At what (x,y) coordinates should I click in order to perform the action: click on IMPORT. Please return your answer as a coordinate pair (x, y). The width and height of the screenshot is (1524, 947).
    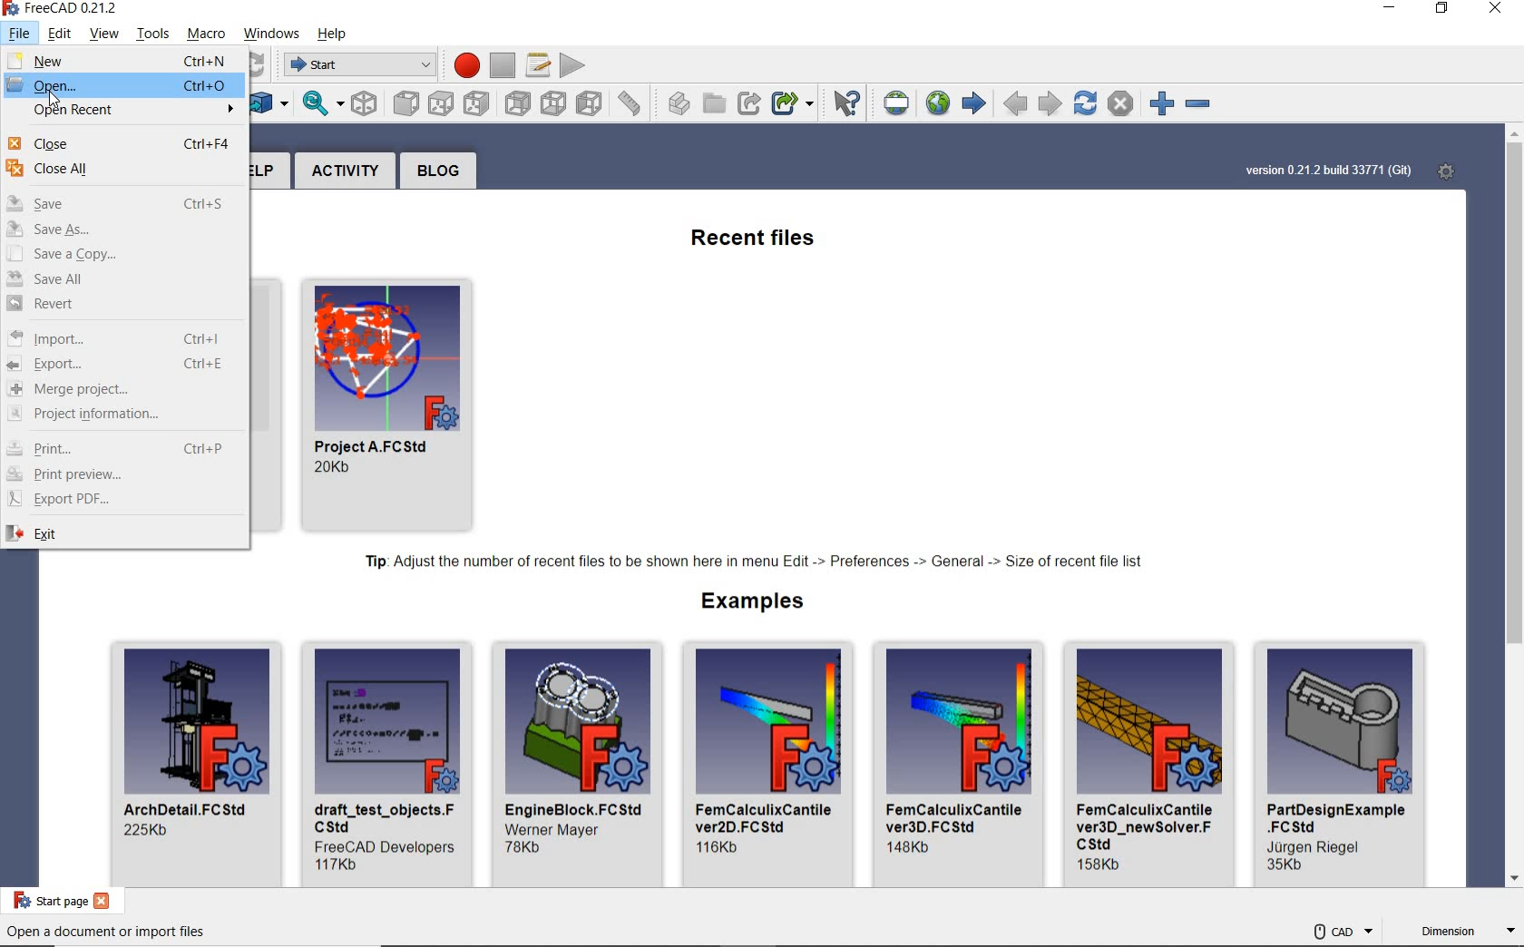
    Looking at the image, I should click on (69, 338).